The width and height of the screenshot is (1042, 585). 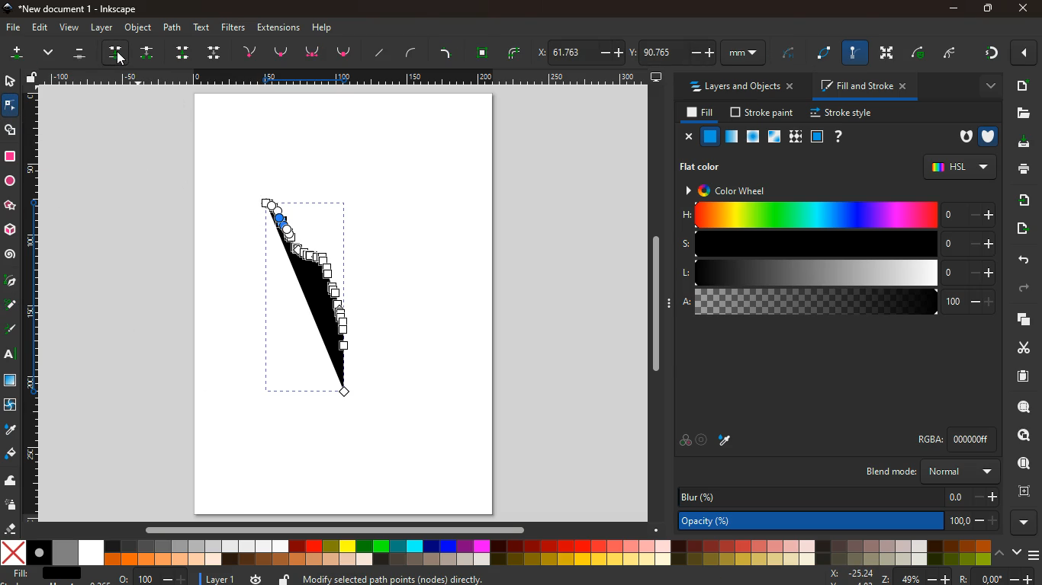 What do you see at coordinates (838, 497) in the screenshot?
I see `blur` at bounding box center [838, 497].